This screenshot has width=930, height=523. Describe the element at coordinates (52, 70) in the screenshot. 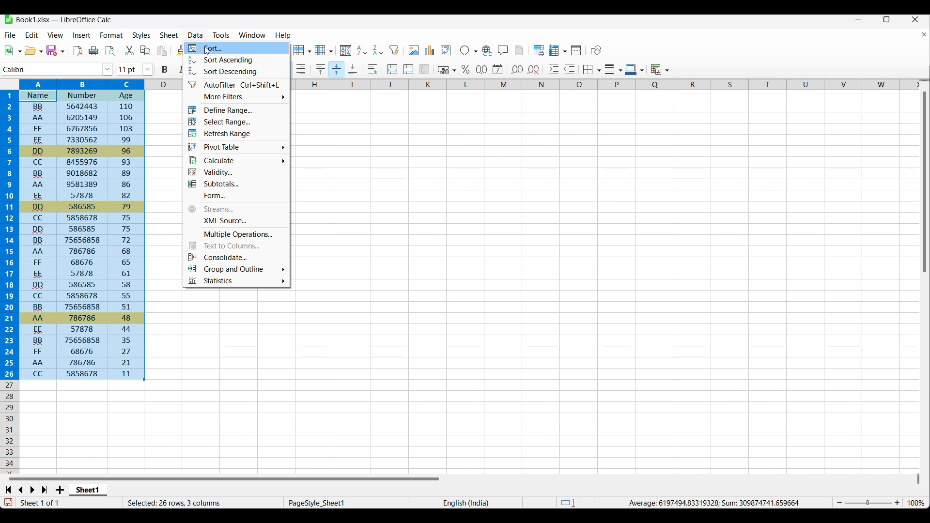

I see `Input font` at that location.